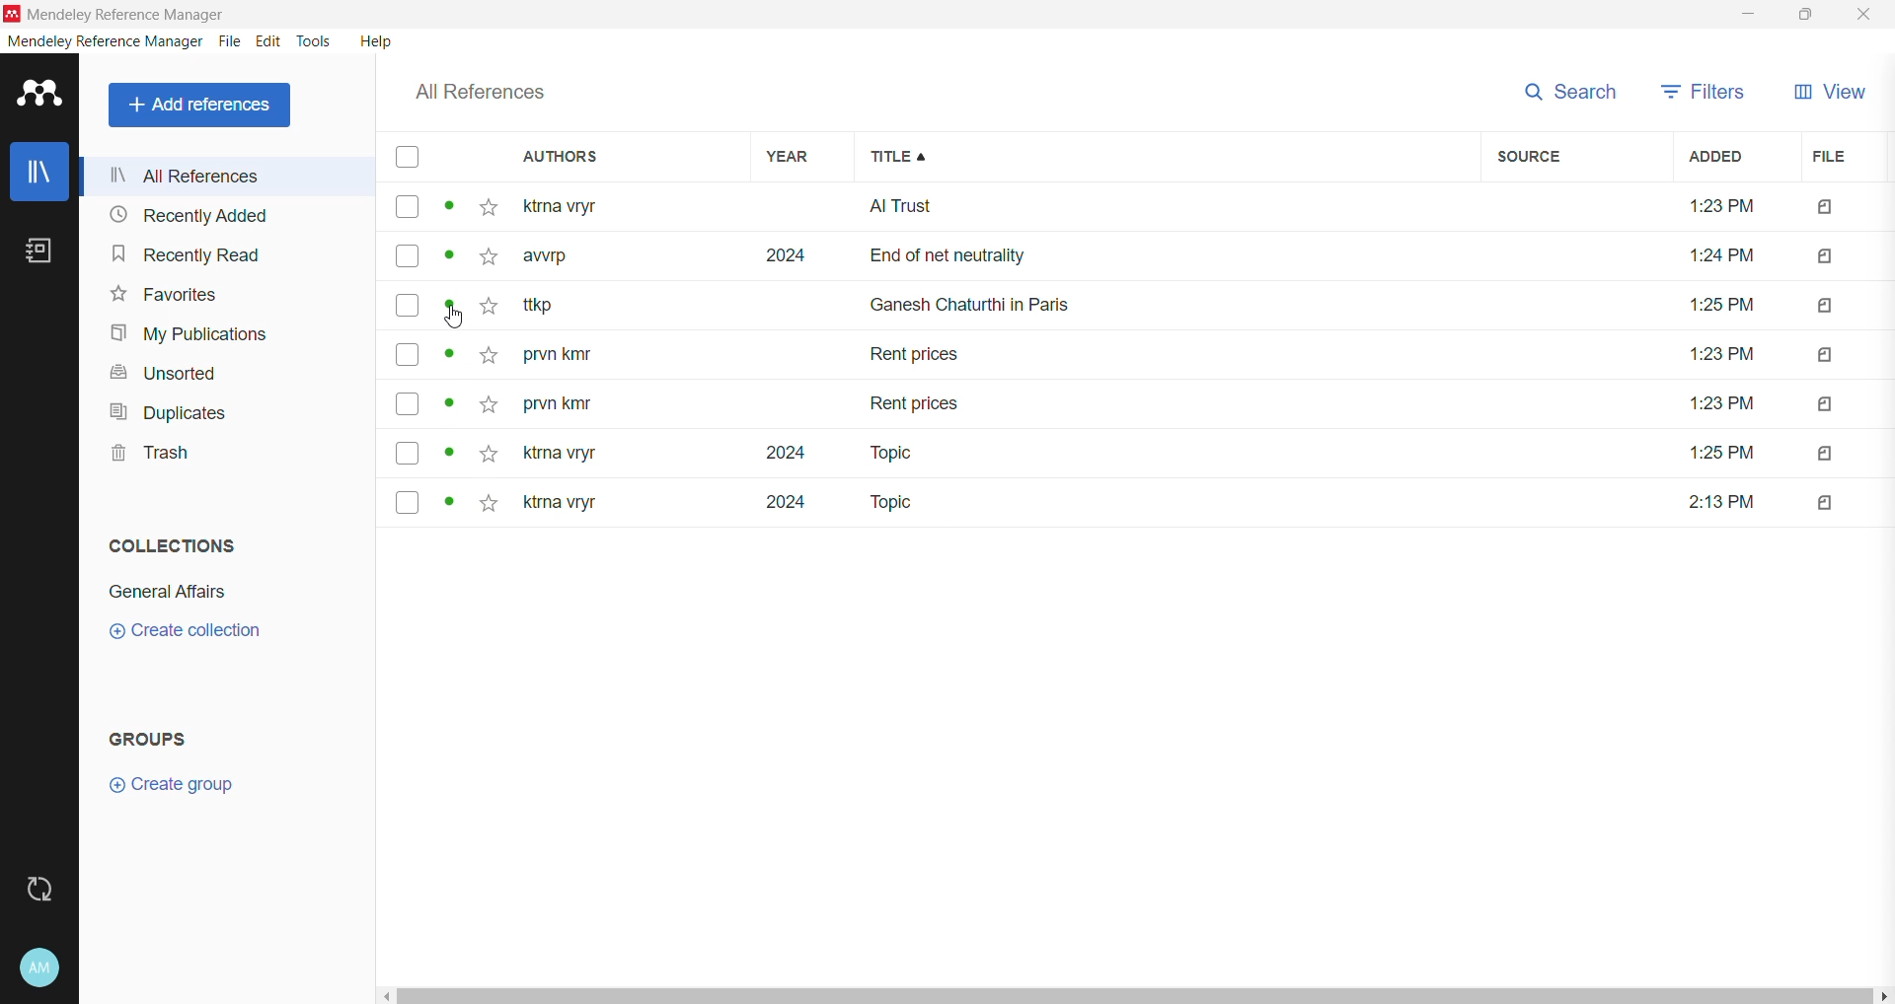  What do you see at coordinates (187, 255) in the screenshot?
I see `Recently Read` at bounding box center [187, 255].